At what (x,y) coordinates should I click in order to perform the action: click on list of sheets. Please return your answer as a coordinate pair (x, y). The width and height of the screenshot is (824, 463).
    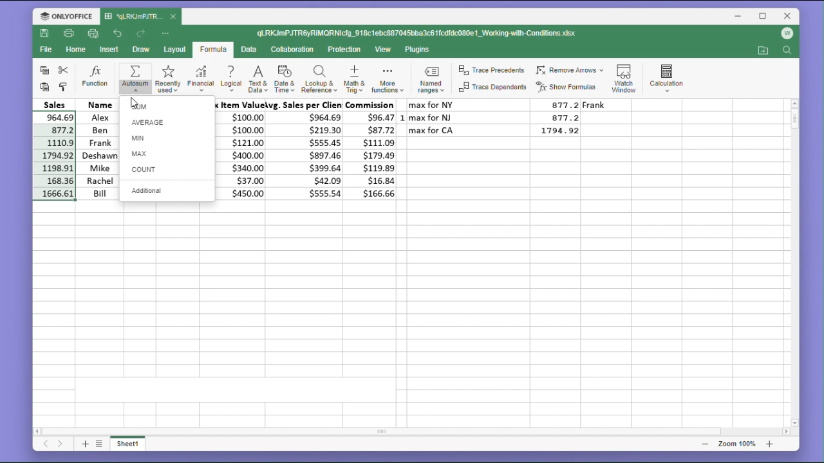
    Looking at the image, I should click on (101, 443).